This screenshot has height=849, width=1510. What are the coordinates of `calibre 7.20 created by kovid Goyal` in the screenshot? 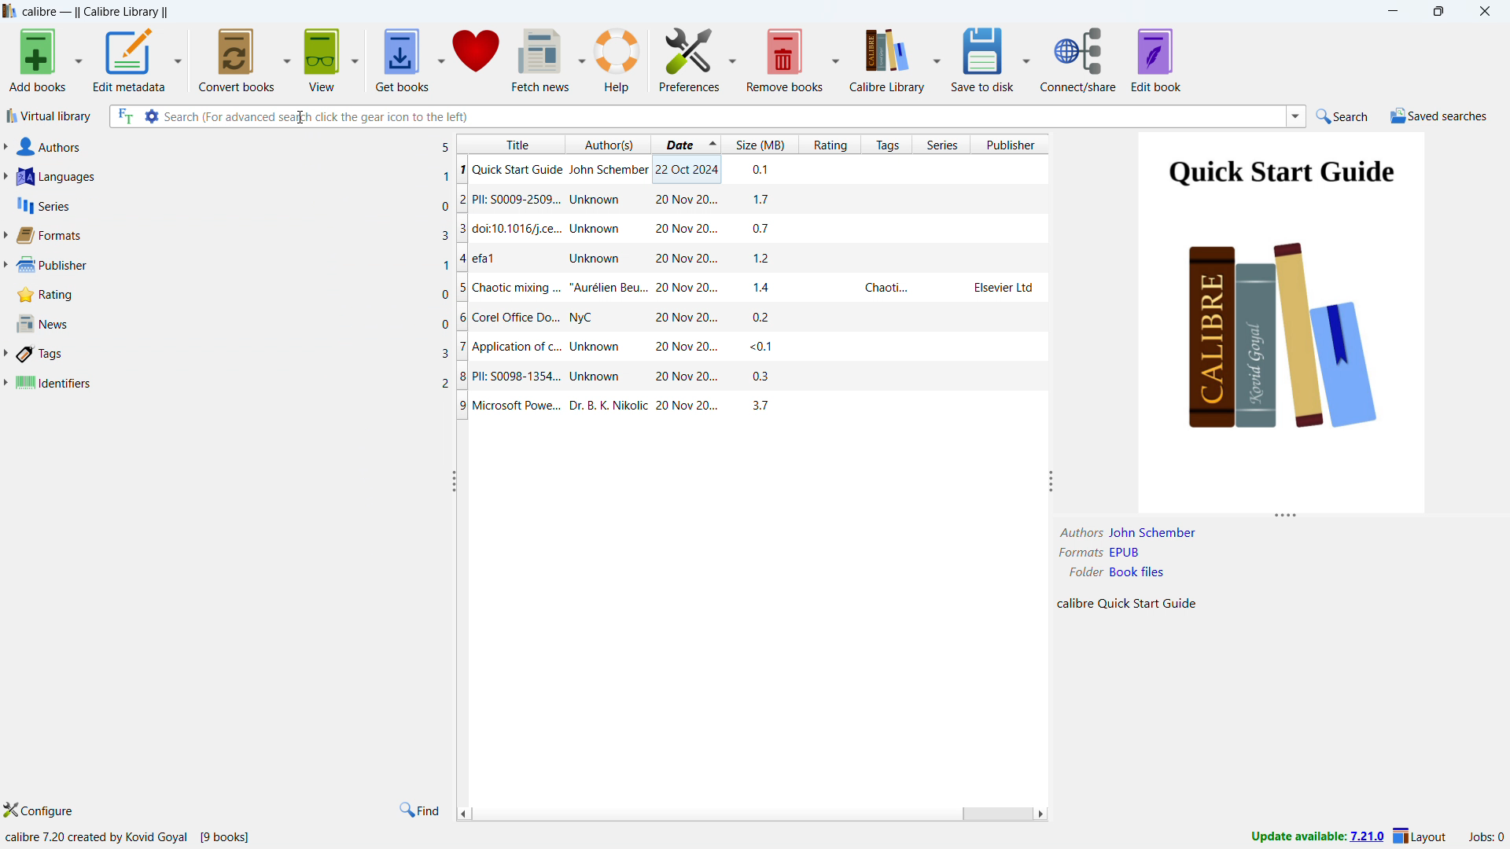 It's located at (96, 836).